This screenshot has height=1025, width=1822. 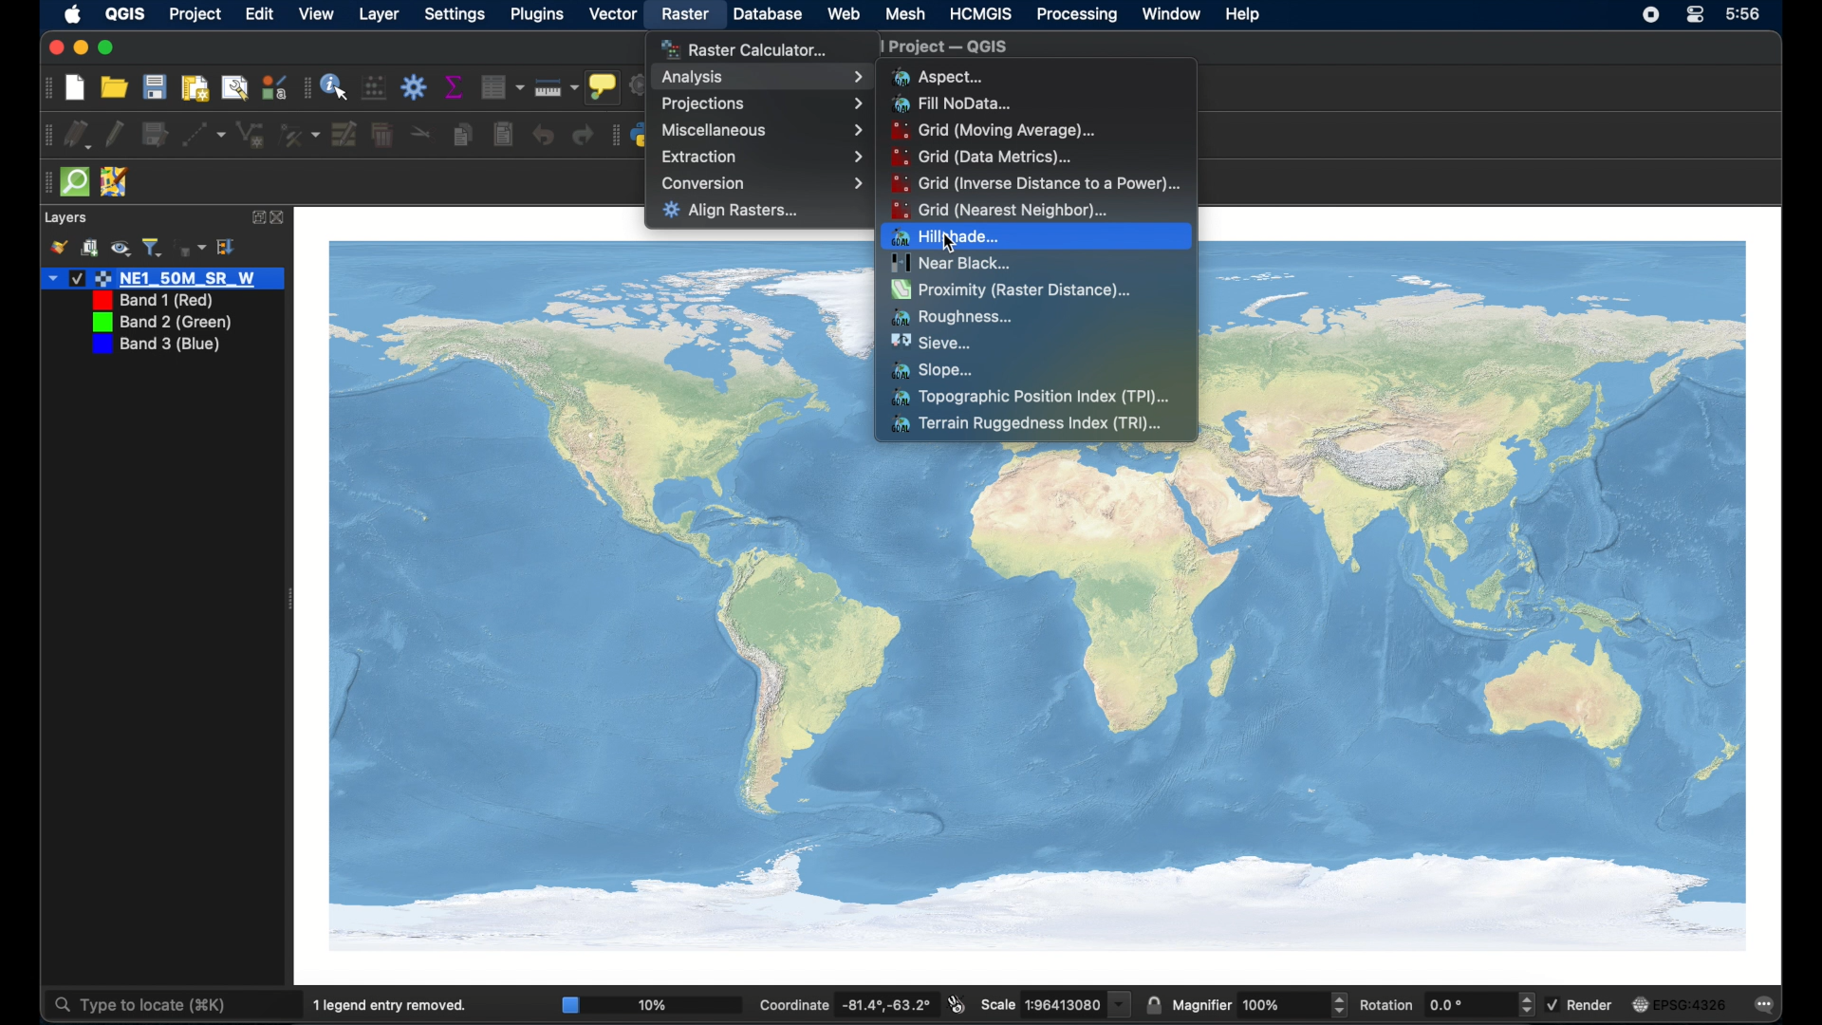 I want to click on magnifier, so click(x=1259, y=1005).